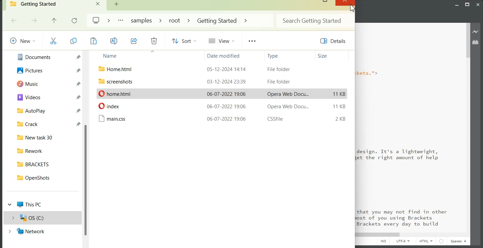 The image size is (483, 248). I want to click on Name, so click(118, 56).